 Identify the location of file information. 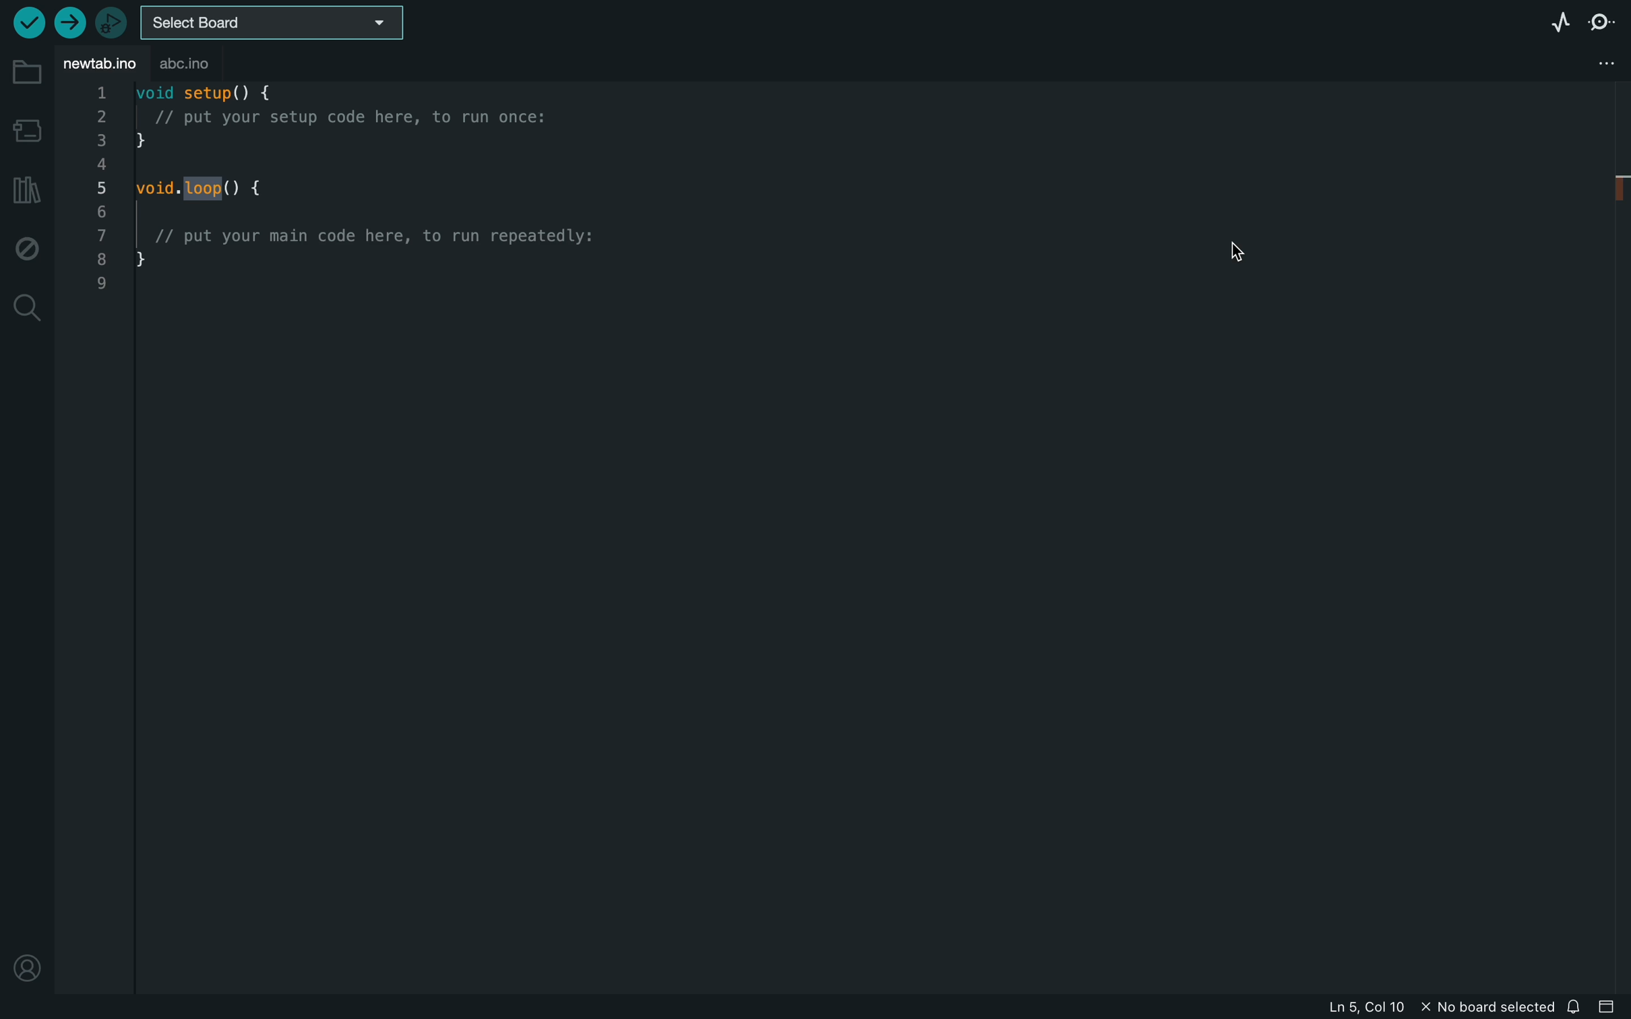
(1374, 1007).